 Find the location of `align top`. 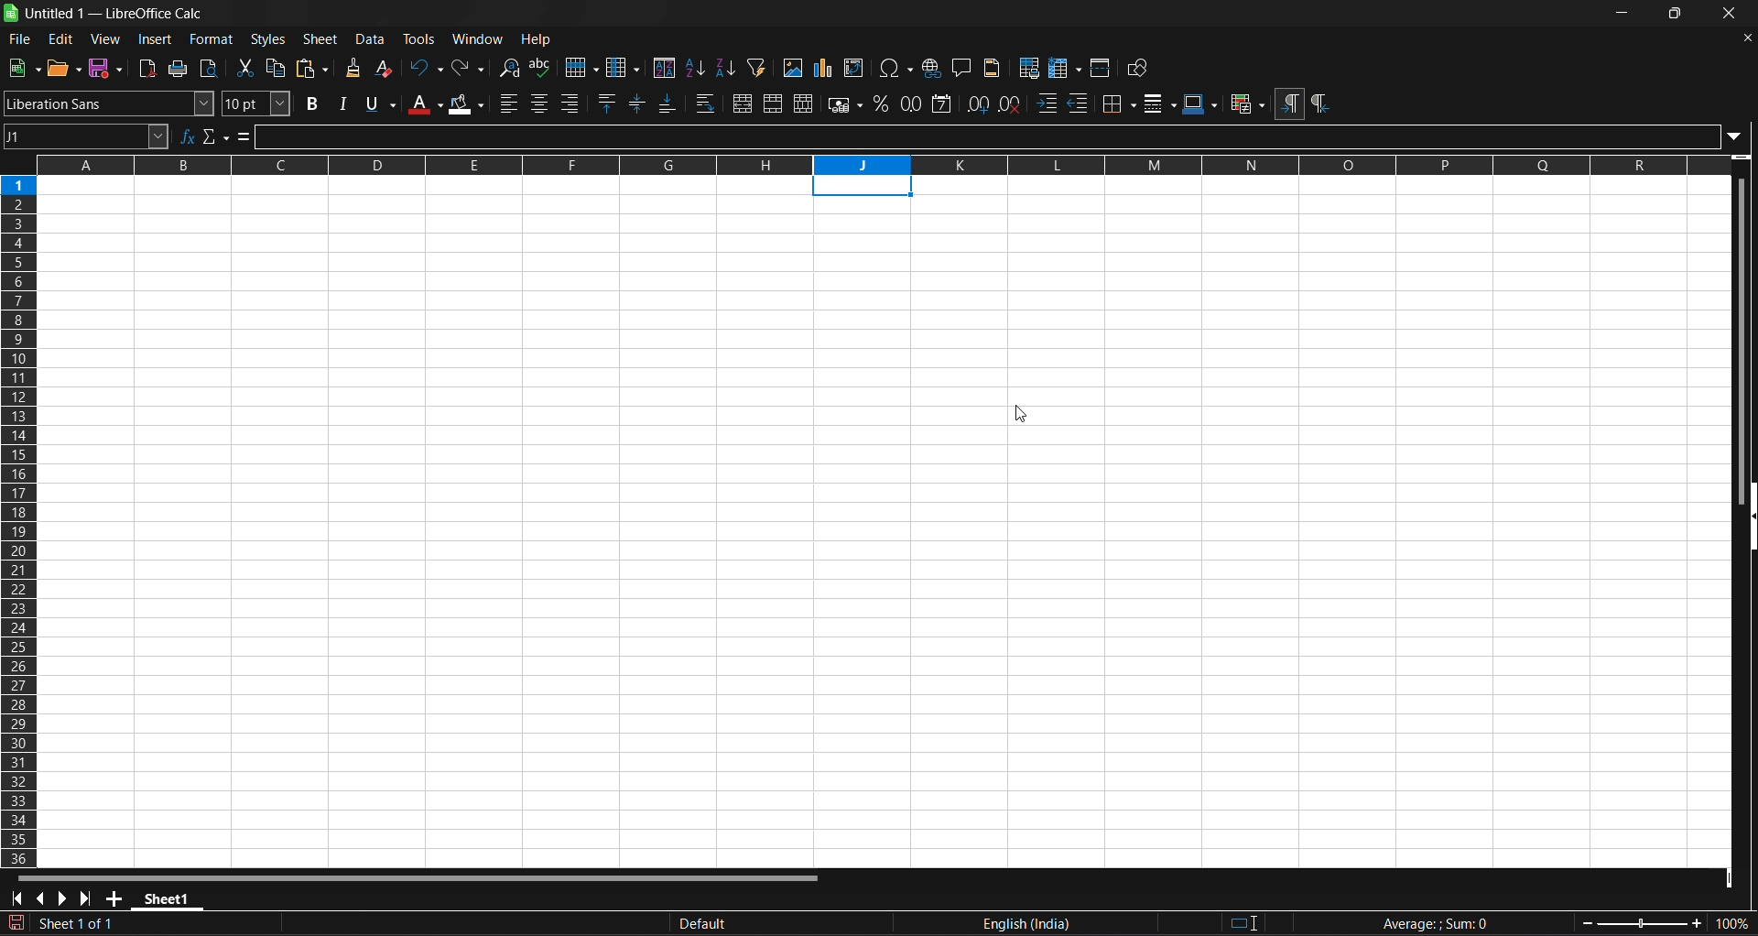

align top is located at coordinates (608, 103).